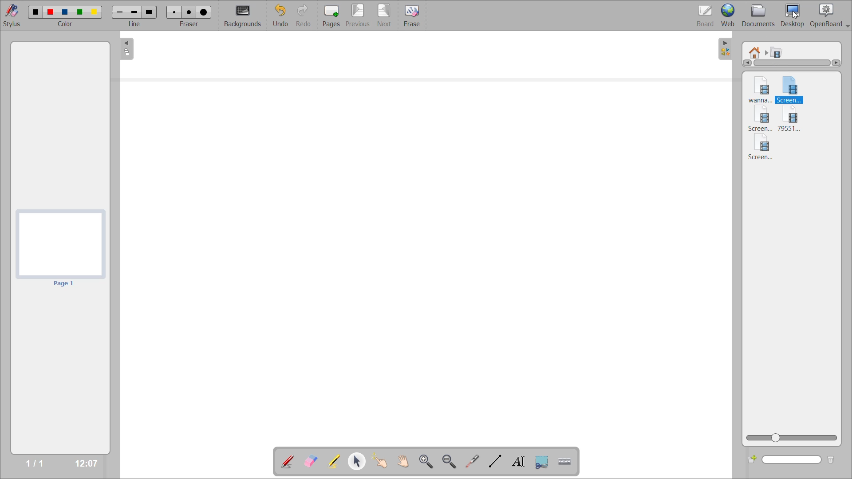 This screenshot has height=479, width=852. What do you see at coordinates (95, 12) in the screenshot?
I see `color 5` at bounding box center [95, 12].